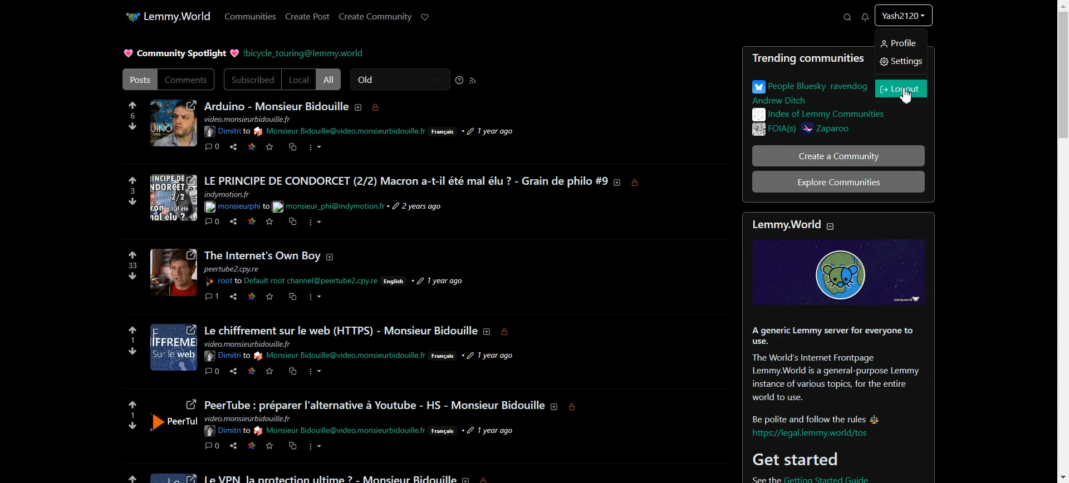 Image resolution: width=1069 pixels, height=483 pixels. I want to click on text, so click(238, 269).